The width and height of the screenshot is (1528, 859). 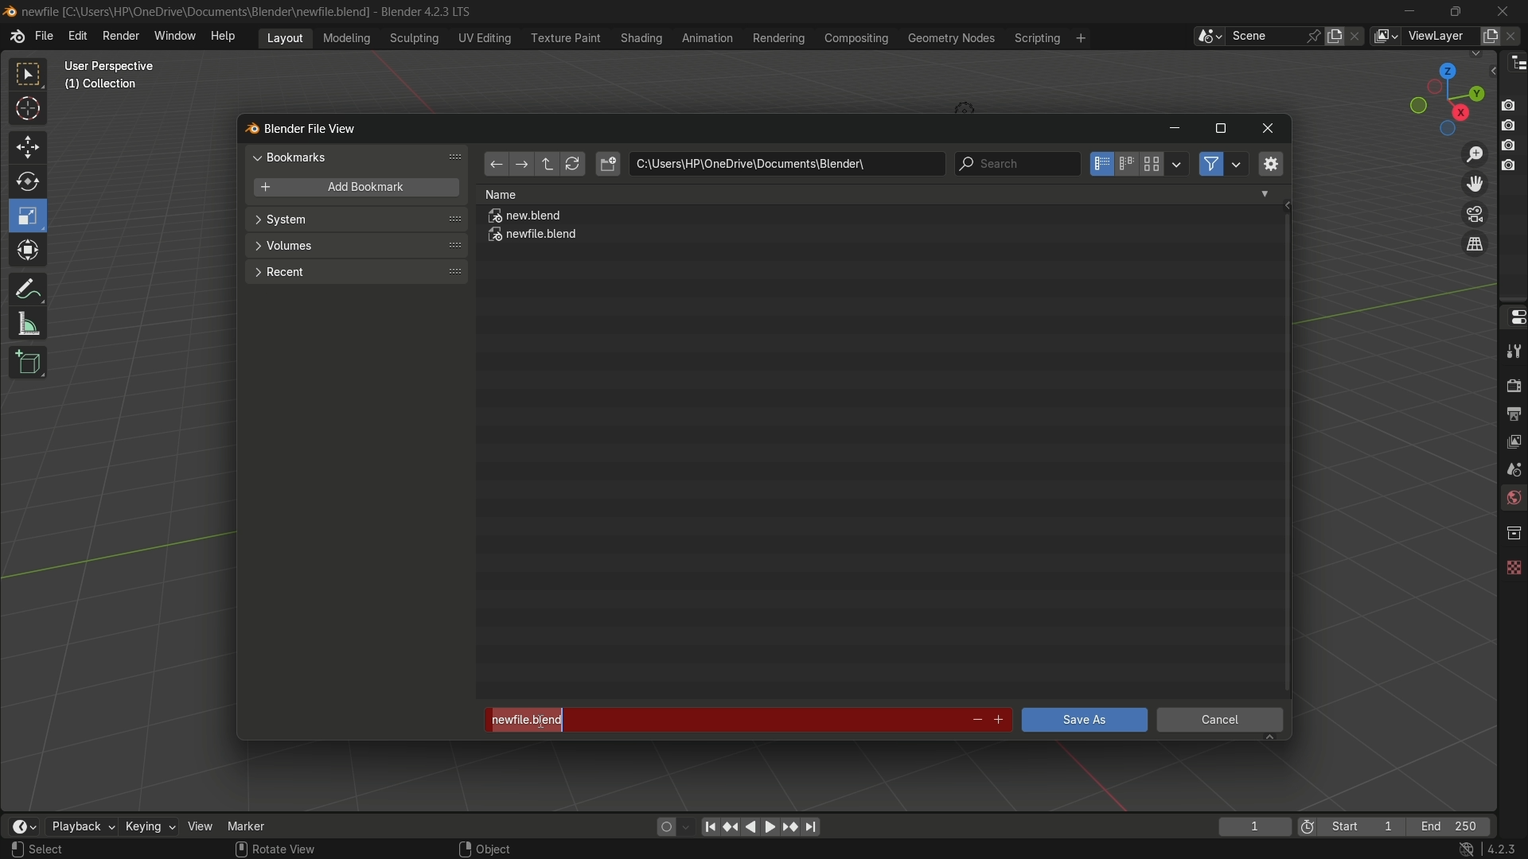 I want to click on annotate, so click(x=27, y=287).